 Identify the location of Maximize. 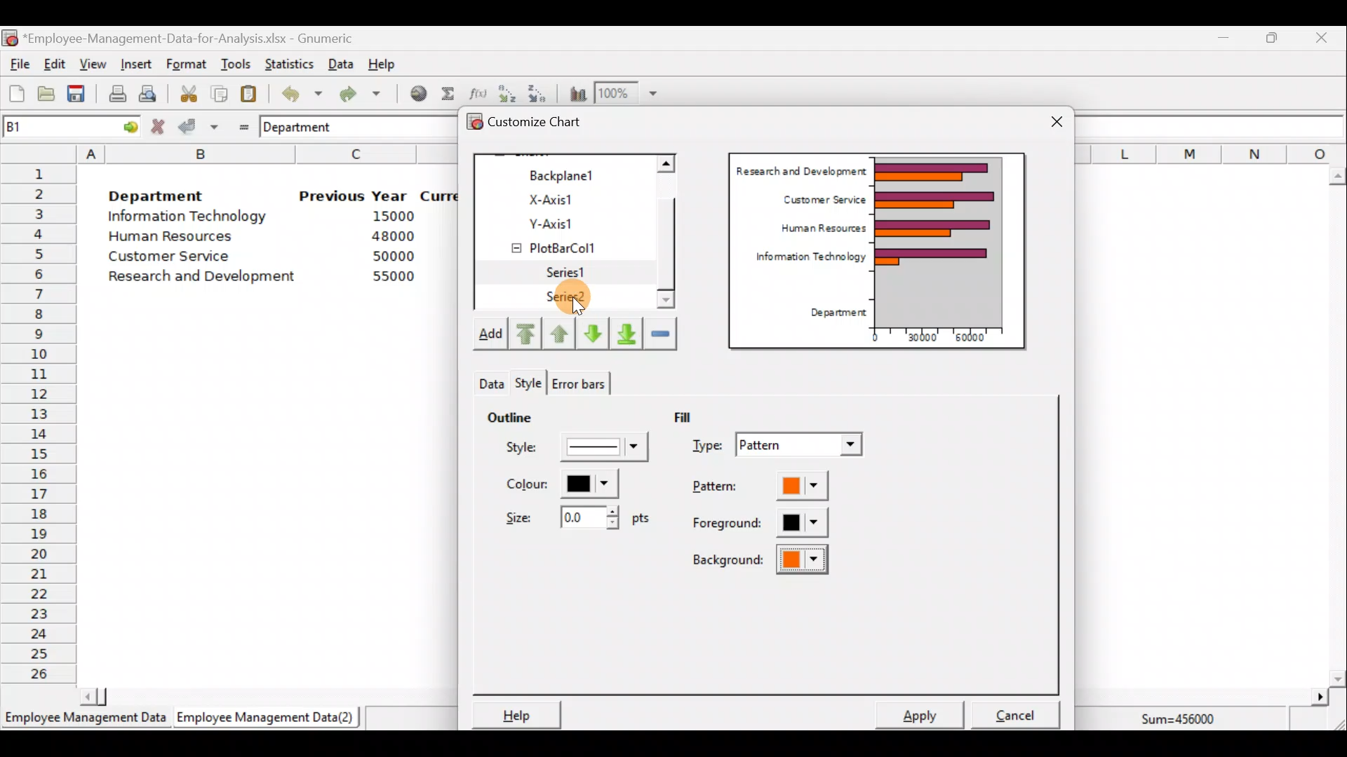
(1272, 37).